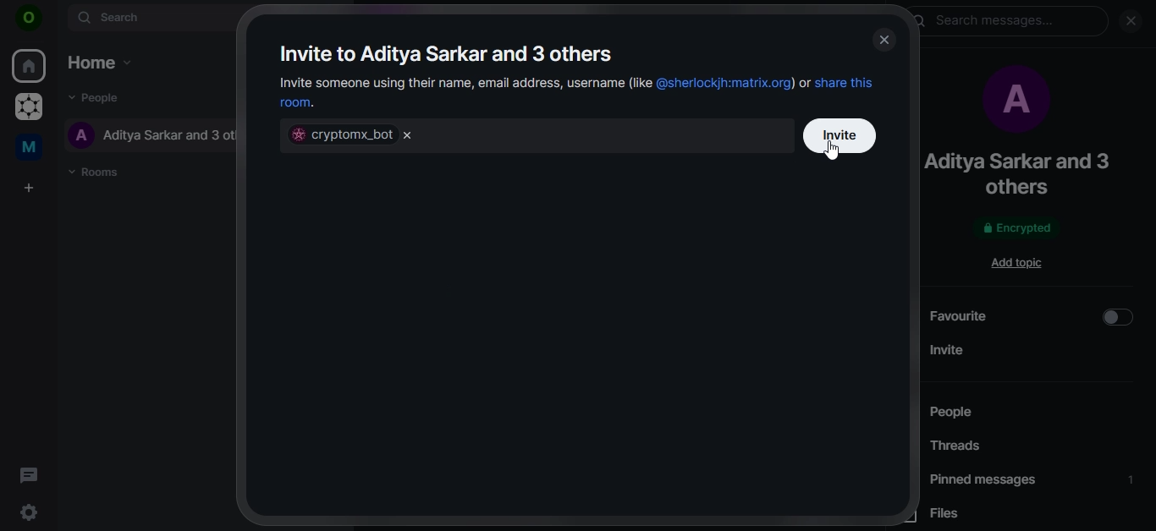 This screenshot has height=531, width=1156. What do you see at coordinates (1032, 479) in the screenshot?
I see `pinned messages` at bounding box center [1032, 479].